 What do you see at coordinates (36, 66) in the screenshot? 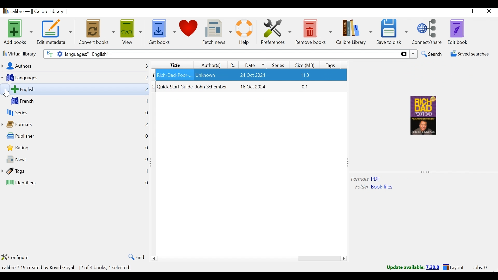
I see `Authors` at bounding box center [36, 66].